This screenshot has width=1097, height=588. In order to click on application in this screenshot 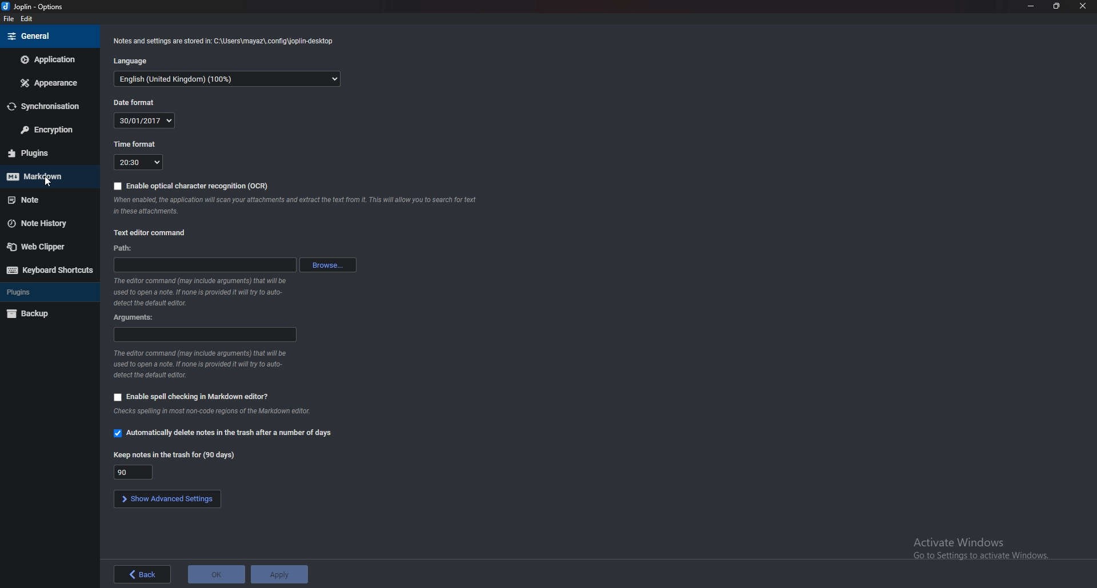, I will do `click(47, 59)`.